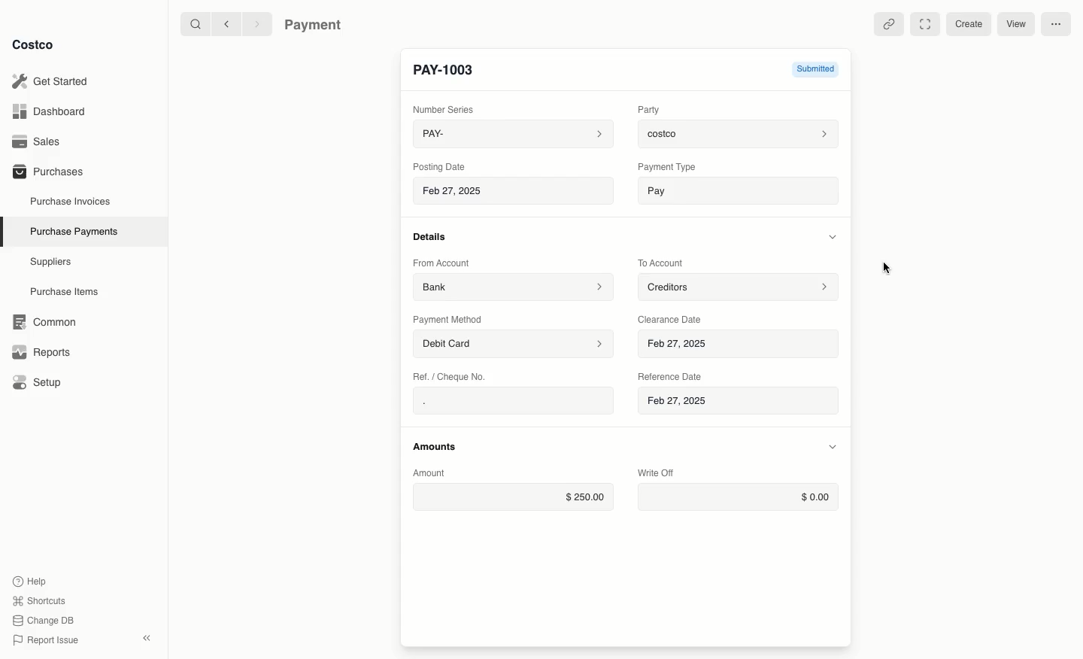 Image resolution: width=1083 pixels, height=659 pixels. What do you see at coordinates (71, 201) in the screenshot?
I see `Purchase Invoices` at bounding box center [71, 201].